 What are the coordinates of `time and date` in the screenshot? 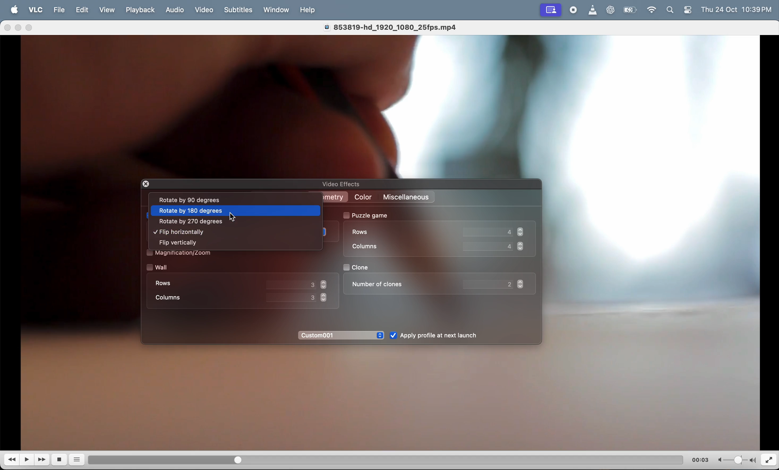 It's located at (739, 9).